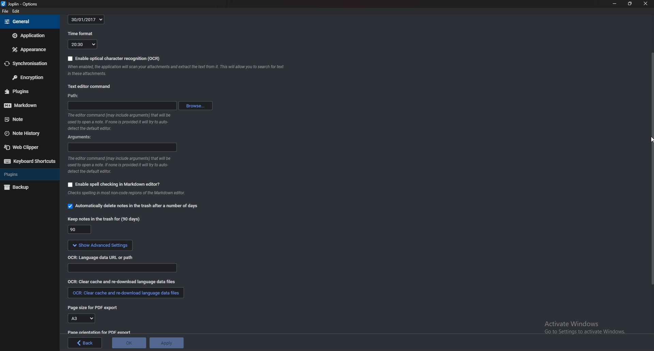 The height and width of the screenshot is (351, 654). Describe the element at coordinates (81, 319) in the screenshot. I see `A3` at that location.